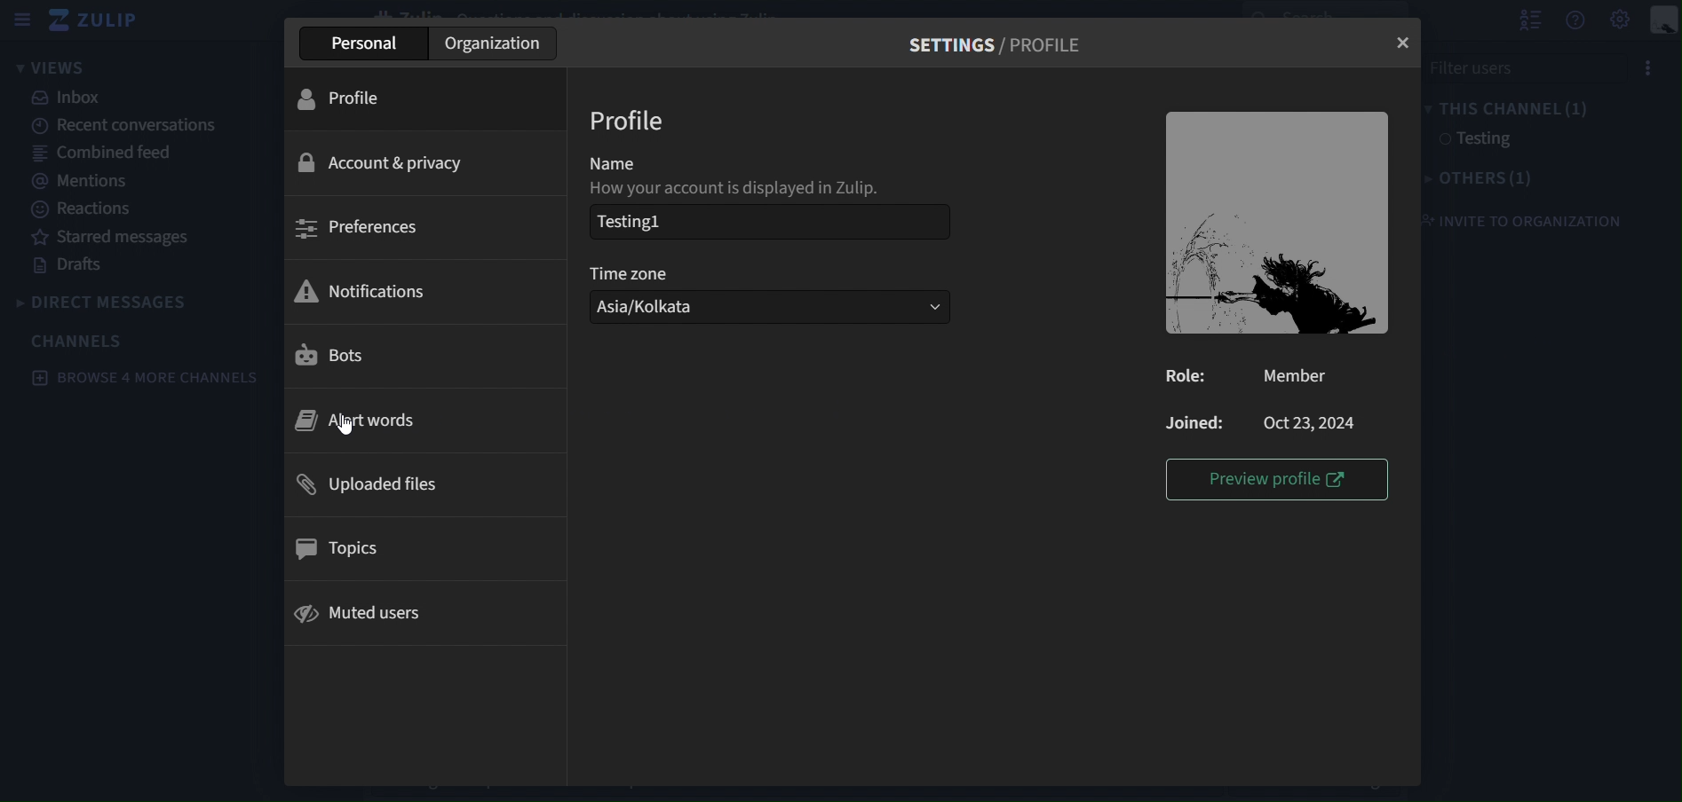 This screenshot has height=802, width=1682. What do you see at coordinates (1276, 223) in the screenshot?
I see `image` at bounding box center [1276, 223].